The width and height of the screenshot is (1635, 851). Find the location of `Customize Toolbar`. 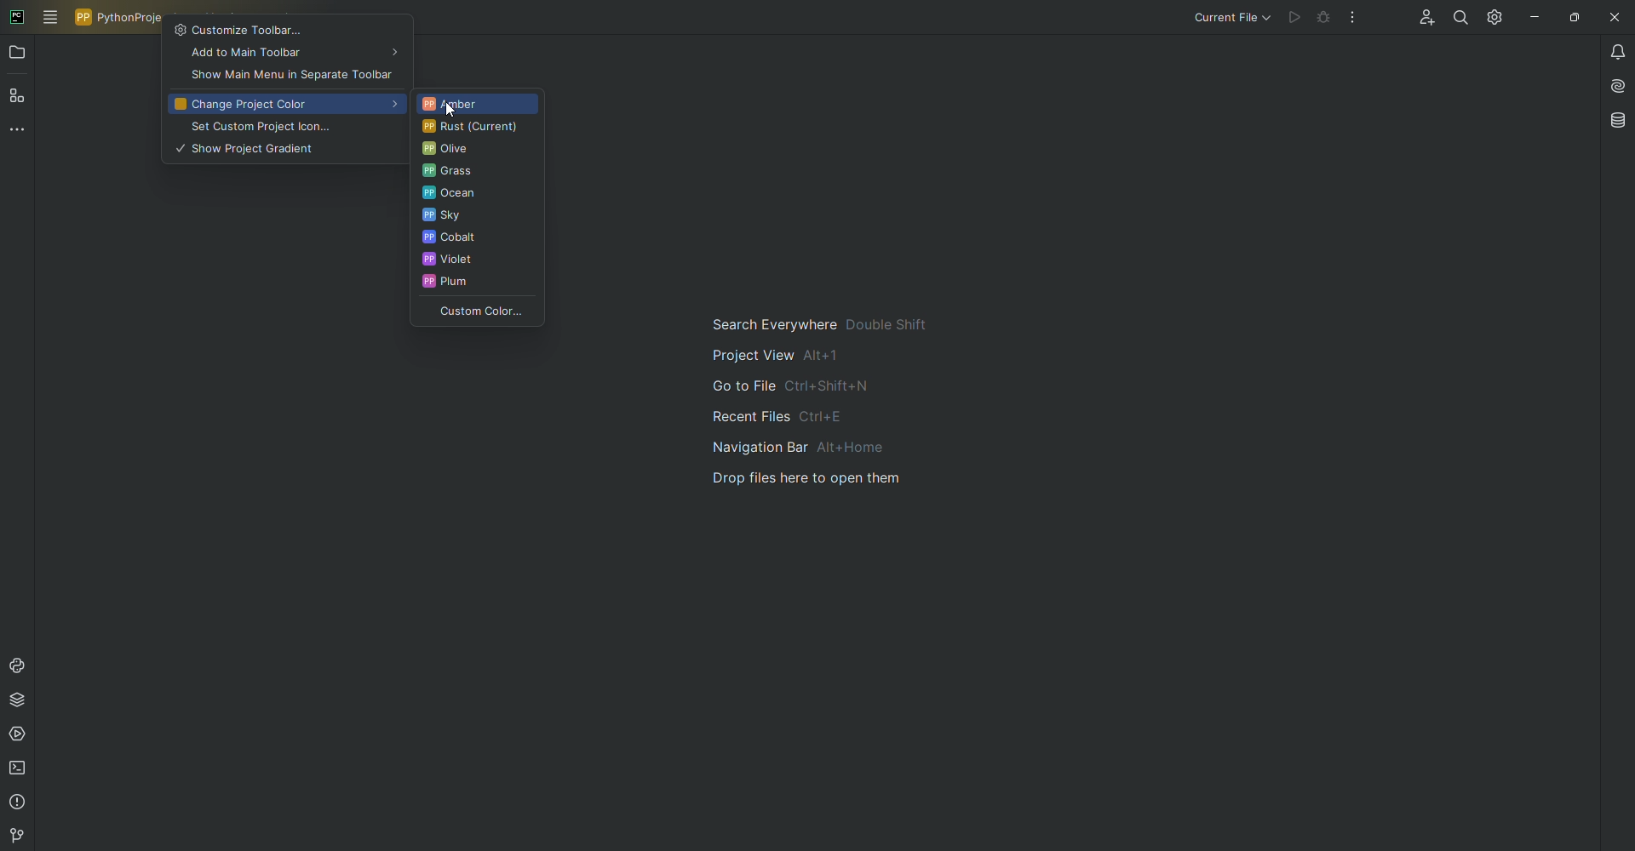

Customize Toolbar is located at coordinates (287, 29).